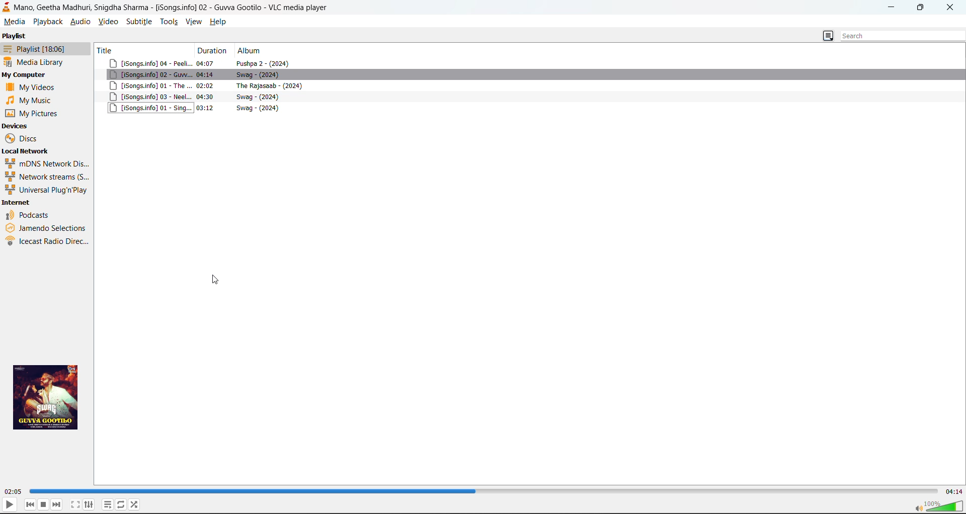 The height and width of the screenshot is (514, 966). What do you see at coordinates (10, 504) in the screenshot?
I see `play` at bounding box center [10, 504].